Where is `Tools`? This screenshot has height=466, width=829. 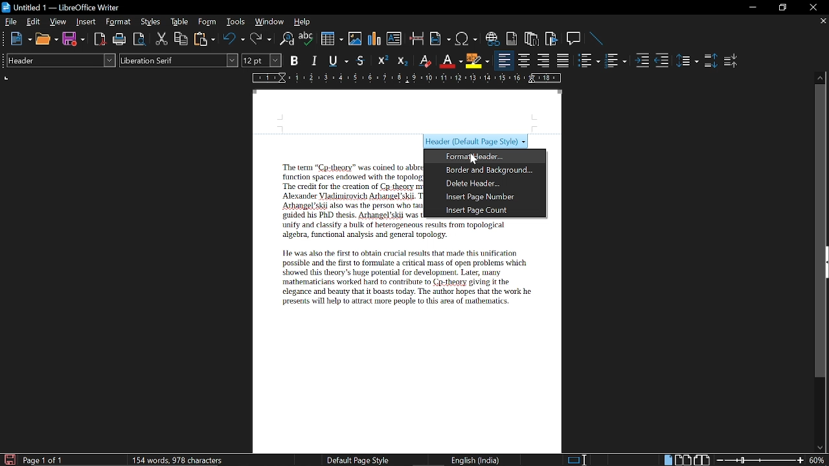 Tools is located at coordinates (236, 22).